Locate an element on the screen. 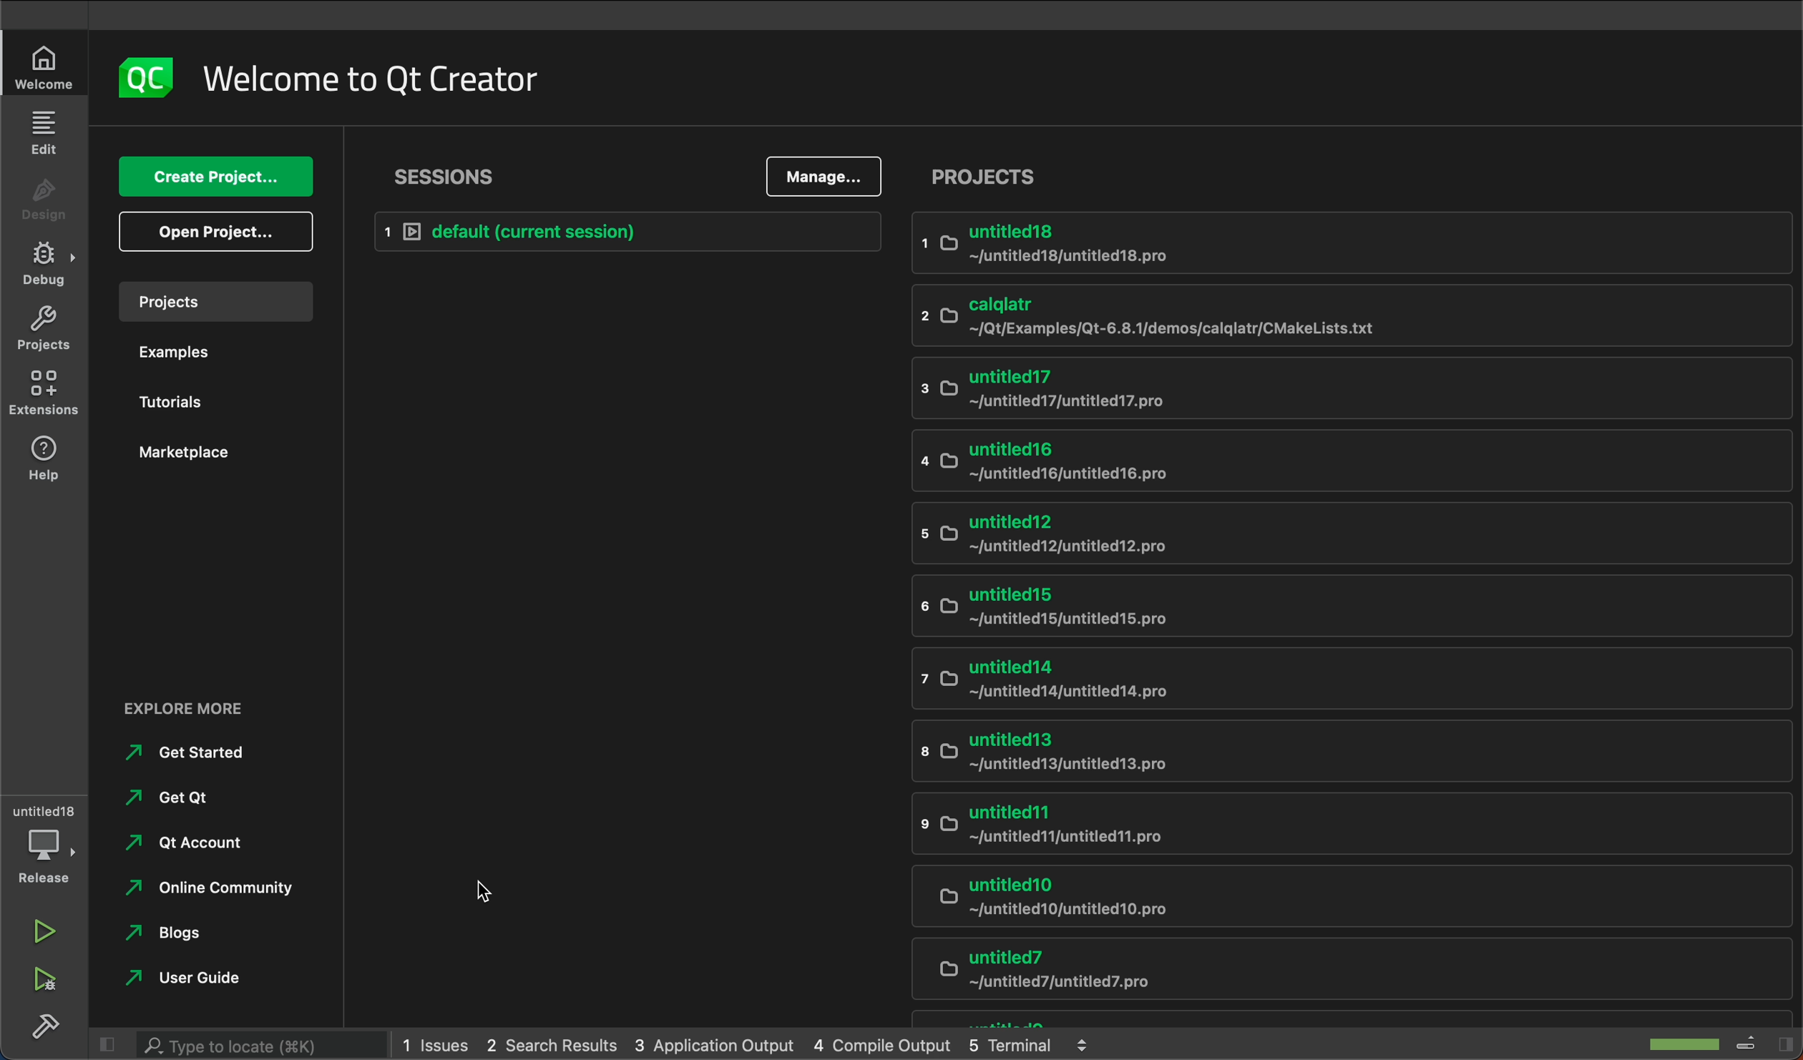 The width and height of the screenshot is (1803, 1060). projects is located at coordinates (213, 305).